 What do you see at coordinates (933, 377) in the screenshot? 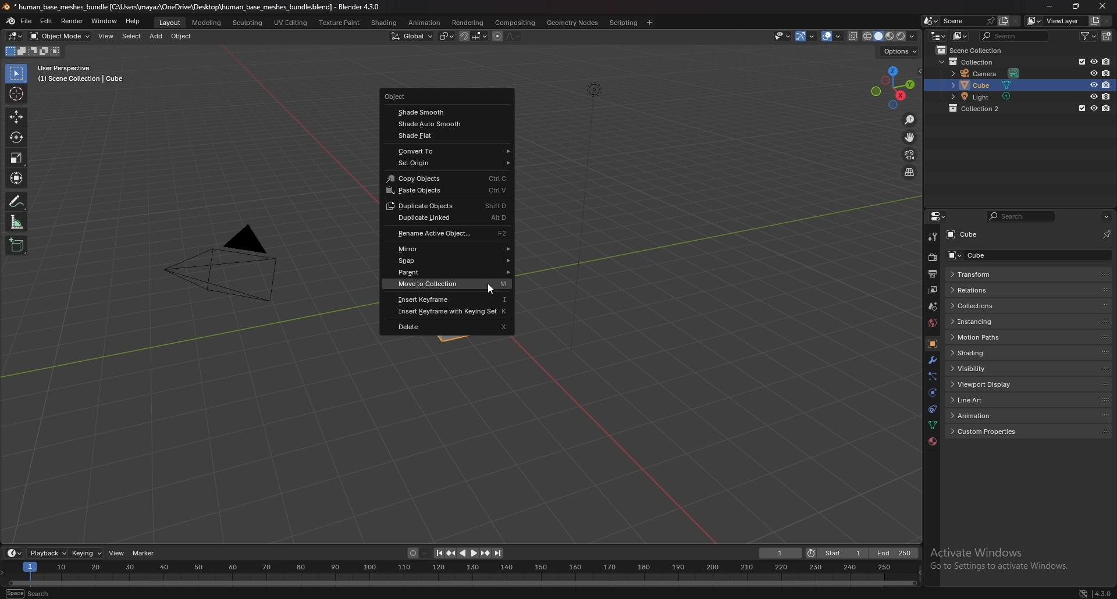
I see `particles` at bounding box center [933, 377].